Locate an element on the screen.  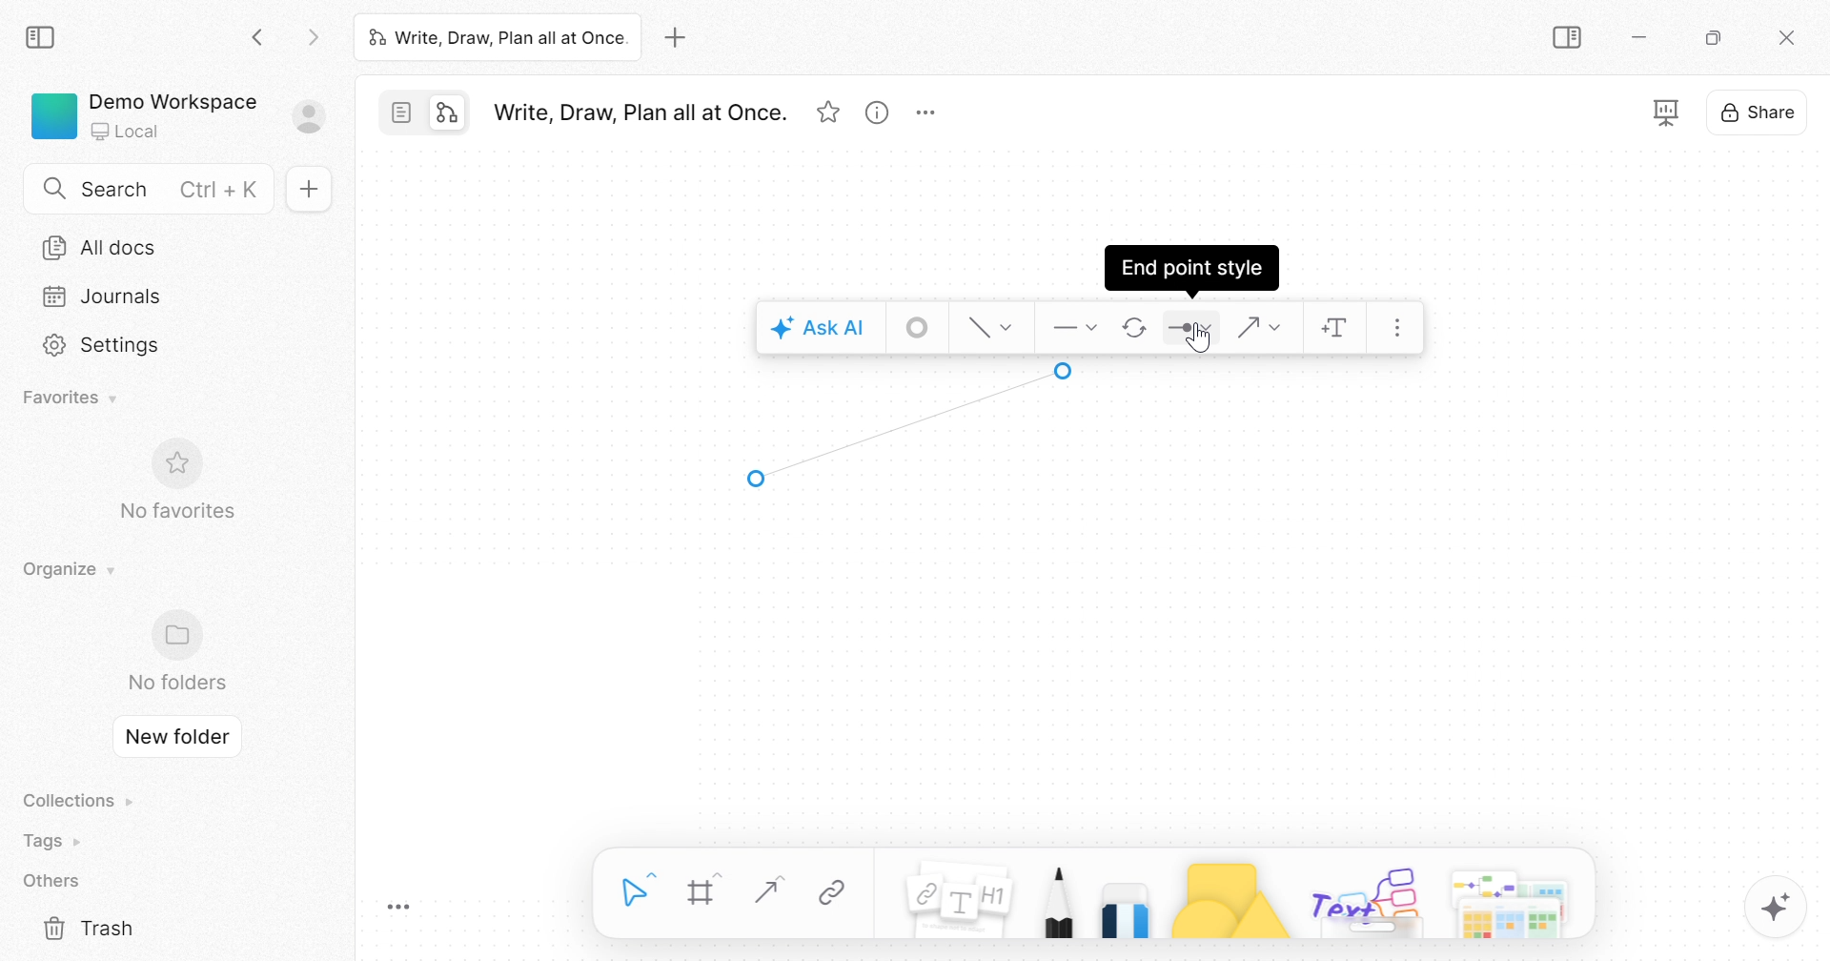
Tags is located at coordinates (56, 841).